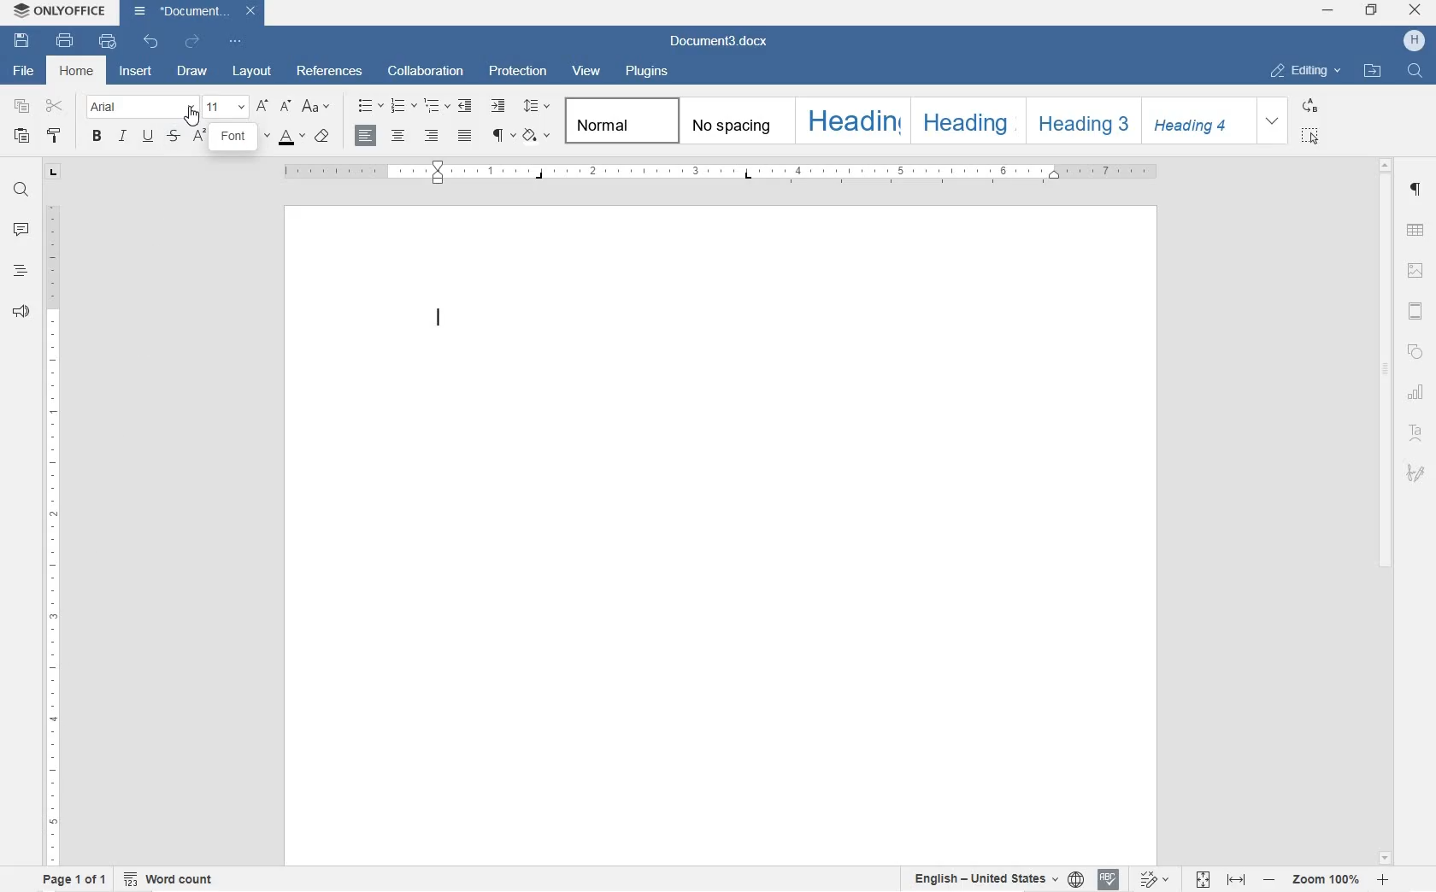  I want to click on ONLYOFFICE, so click(62, 11).